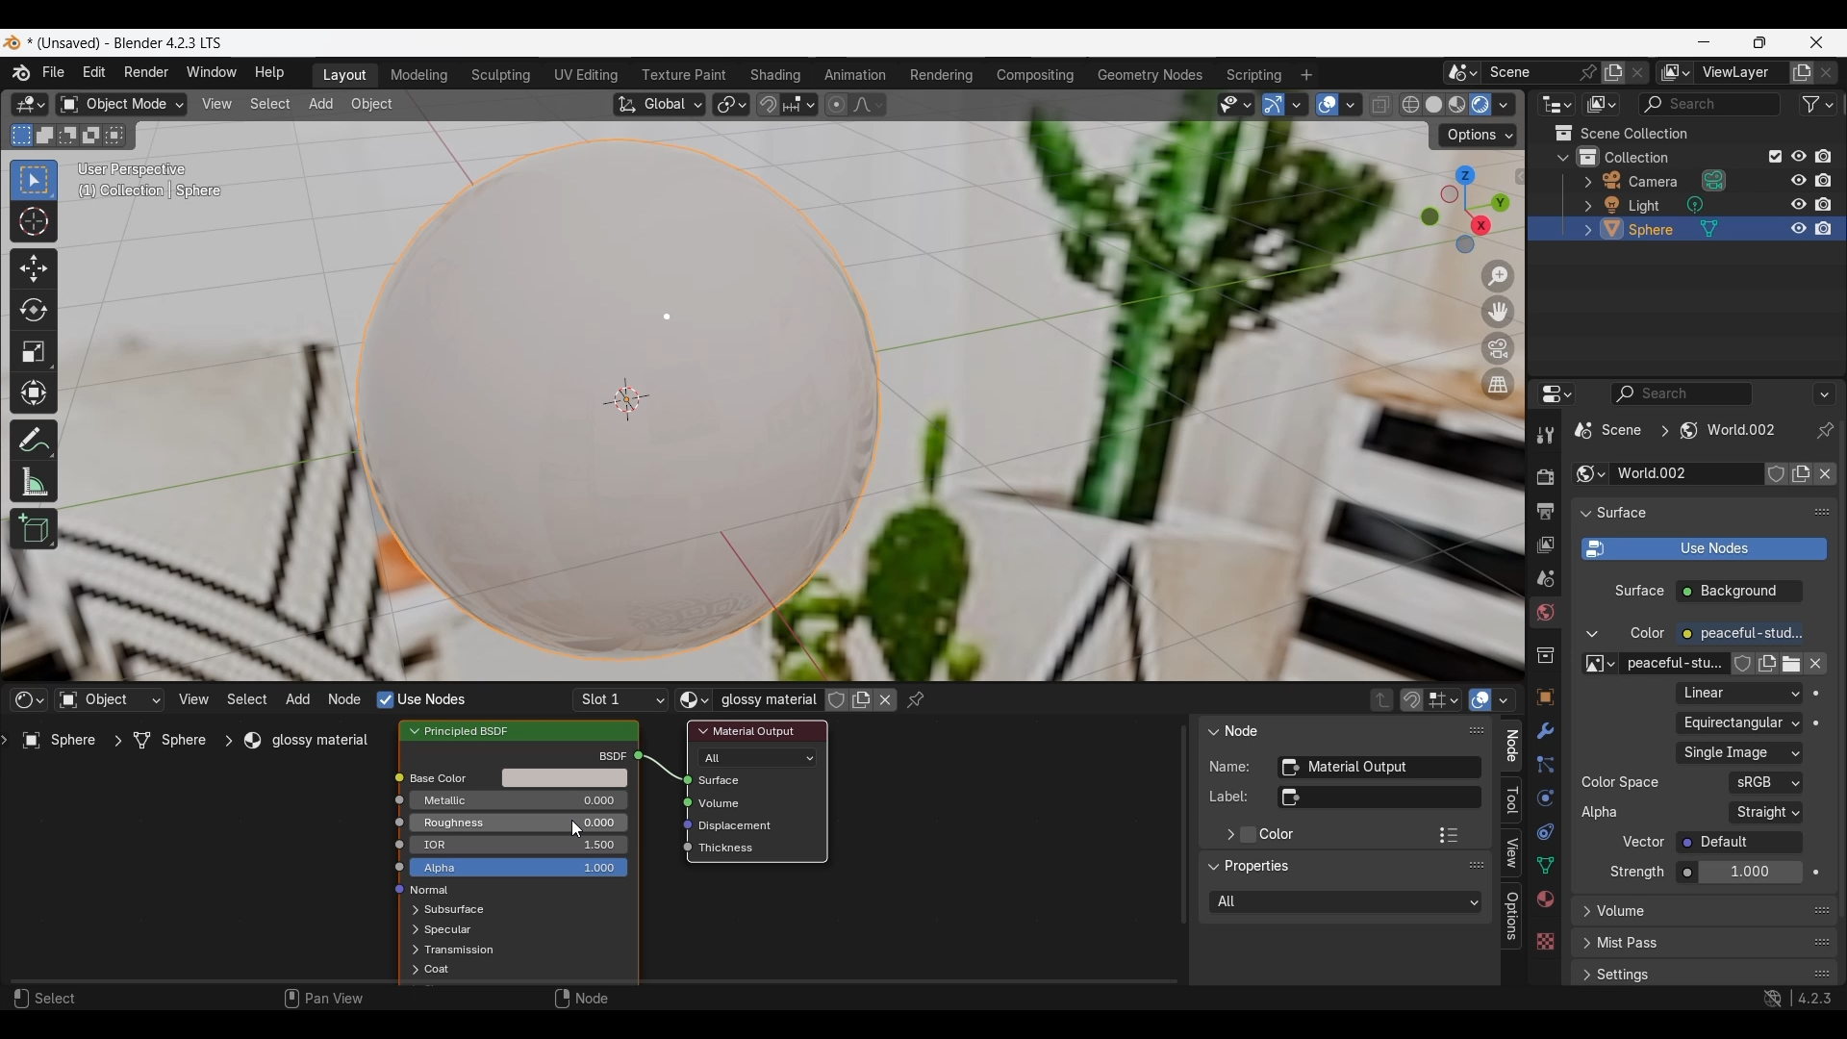 The width and height of the screenshot is (1847, 1039). What do you see at coordinates (1544, 476) in the screenshot?
I see `Render properties` at bounding box center [1544, 476].